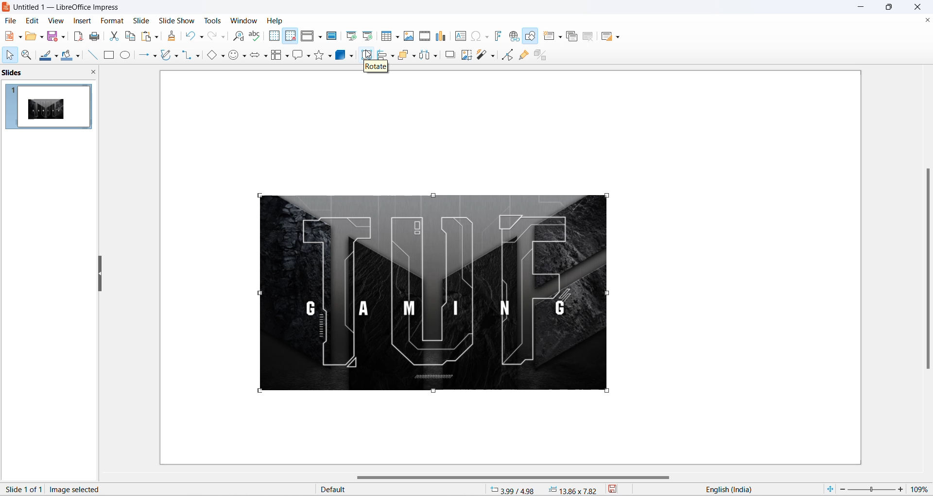  I want to click on save, so click(619, 490).